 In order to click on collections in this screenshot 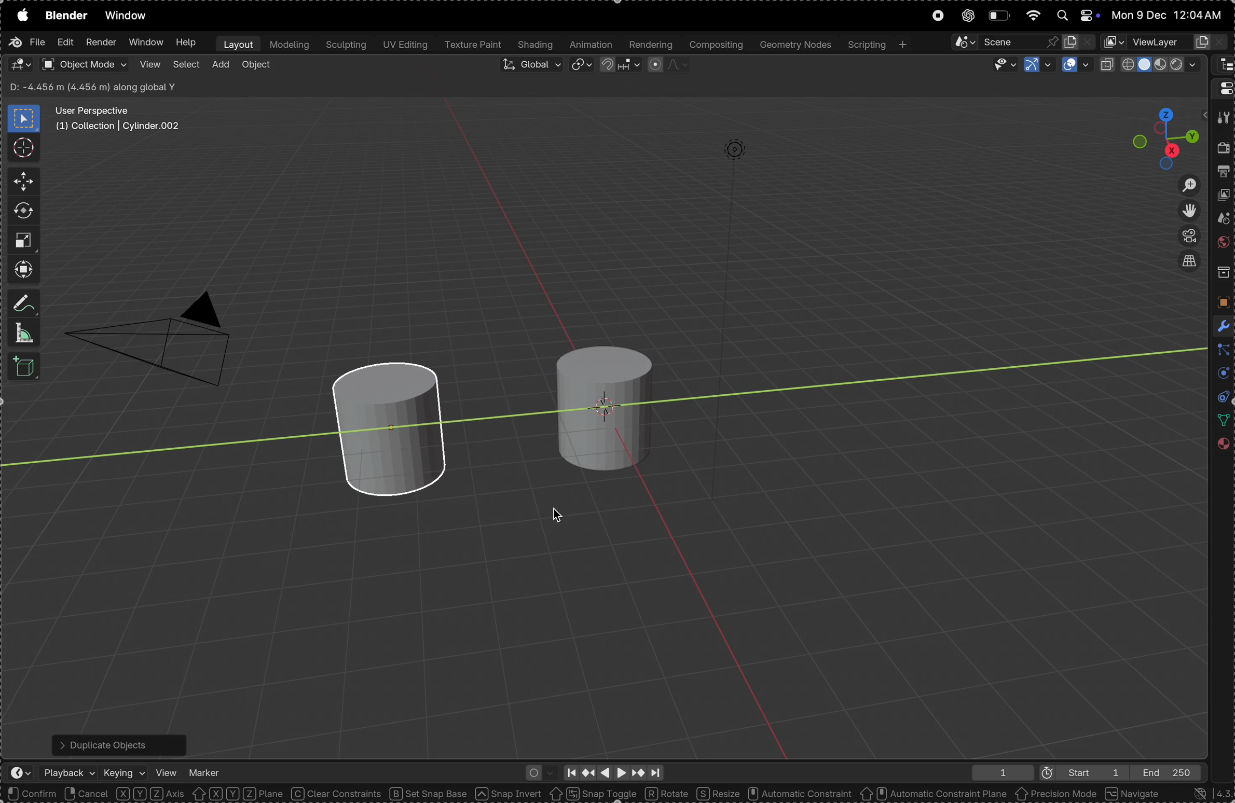, I will do `click(1222, 273)`.